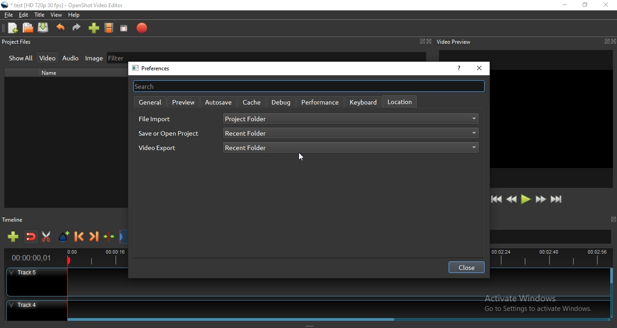 This screenshot has width=617, height=328. Describe the element at coordinates (48, 57) in the screenshot. I see `Video` at that location.